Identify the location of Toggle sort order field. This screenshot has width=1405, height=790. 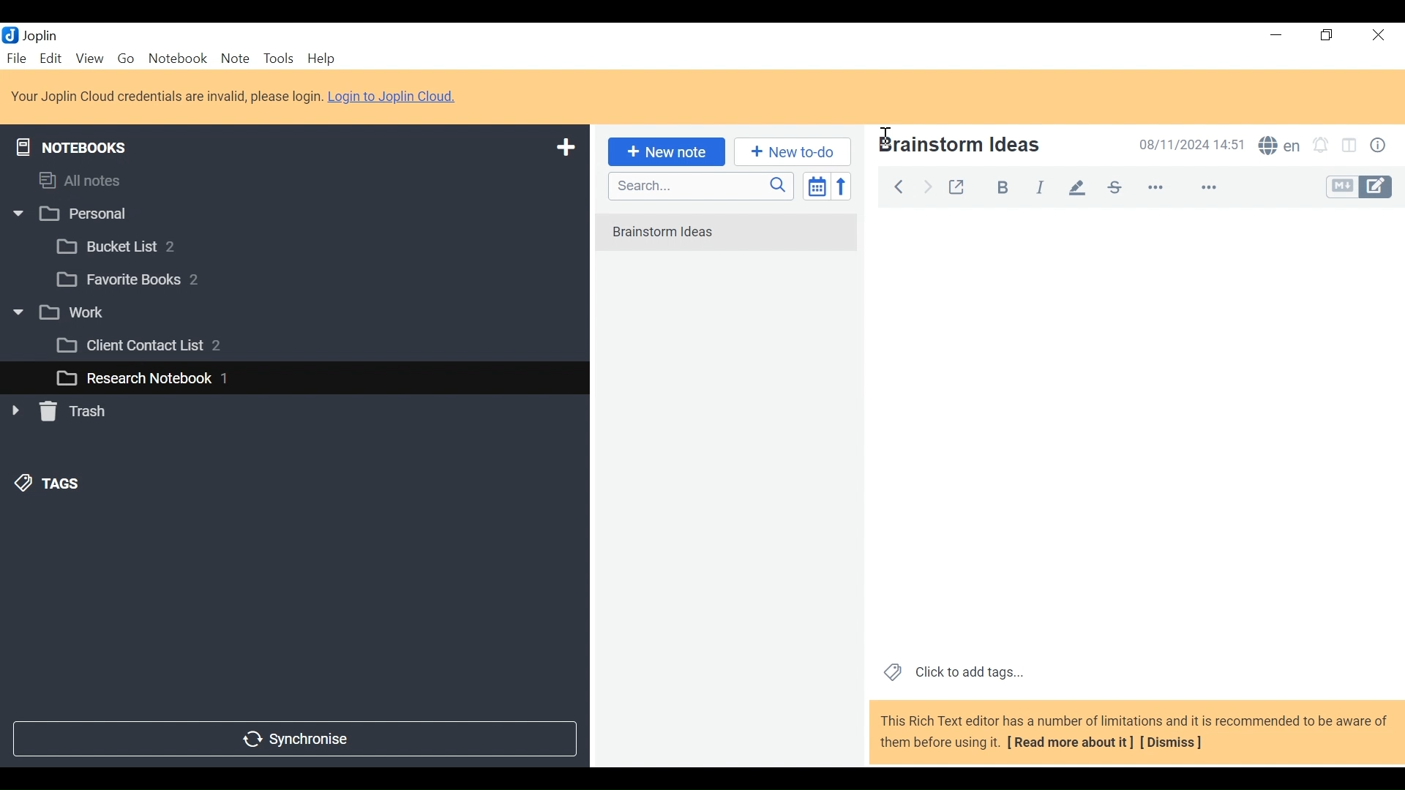
(815, 185).